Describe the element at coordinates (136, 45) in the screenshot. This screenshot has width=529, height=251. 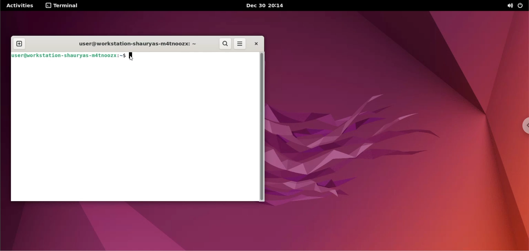
I see `user@workstation-shauryas-m4tnoozx: ~` at that location.